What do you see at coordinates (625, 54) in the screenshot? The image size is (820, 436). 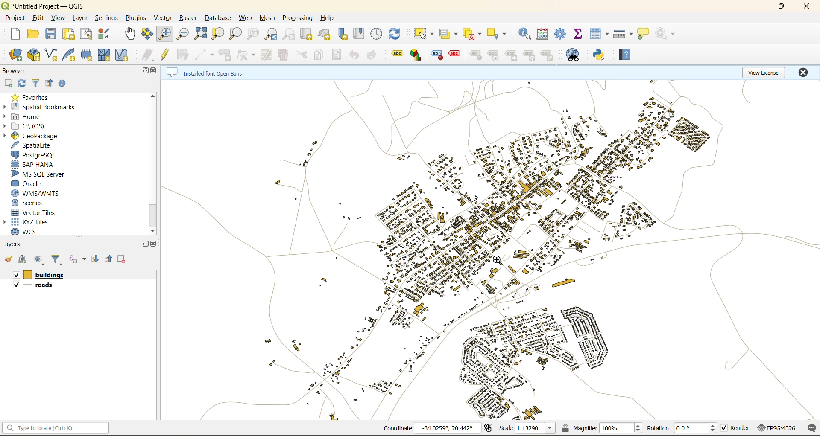 I see `help` at bounding box center [625, 54].